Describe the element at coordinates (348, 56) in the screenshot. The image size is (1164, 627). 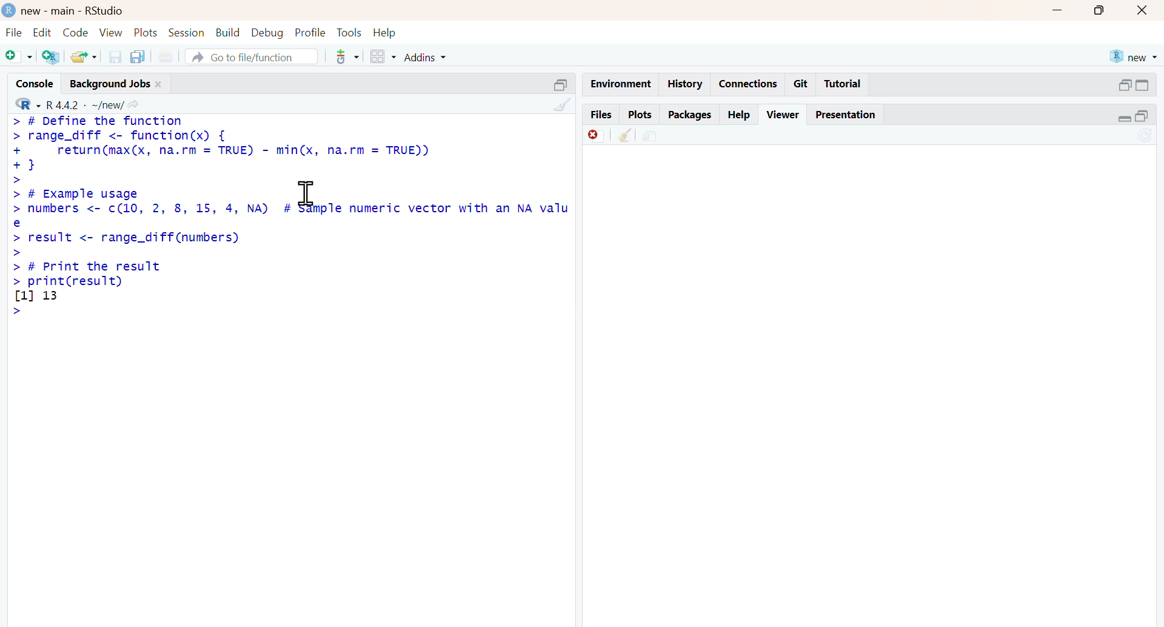
I see `tools` at that location.